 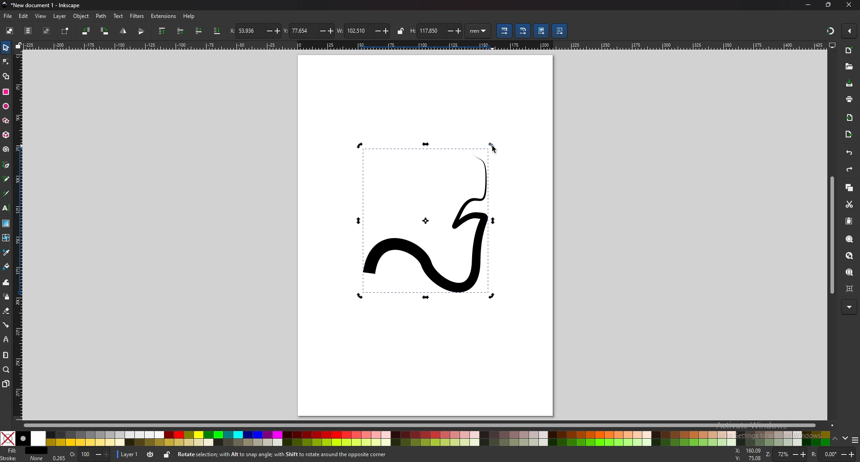 What do you see at coordinates (6, 266) in the screenshot?
I see `paint bucket` at bounding box center [6, 266].